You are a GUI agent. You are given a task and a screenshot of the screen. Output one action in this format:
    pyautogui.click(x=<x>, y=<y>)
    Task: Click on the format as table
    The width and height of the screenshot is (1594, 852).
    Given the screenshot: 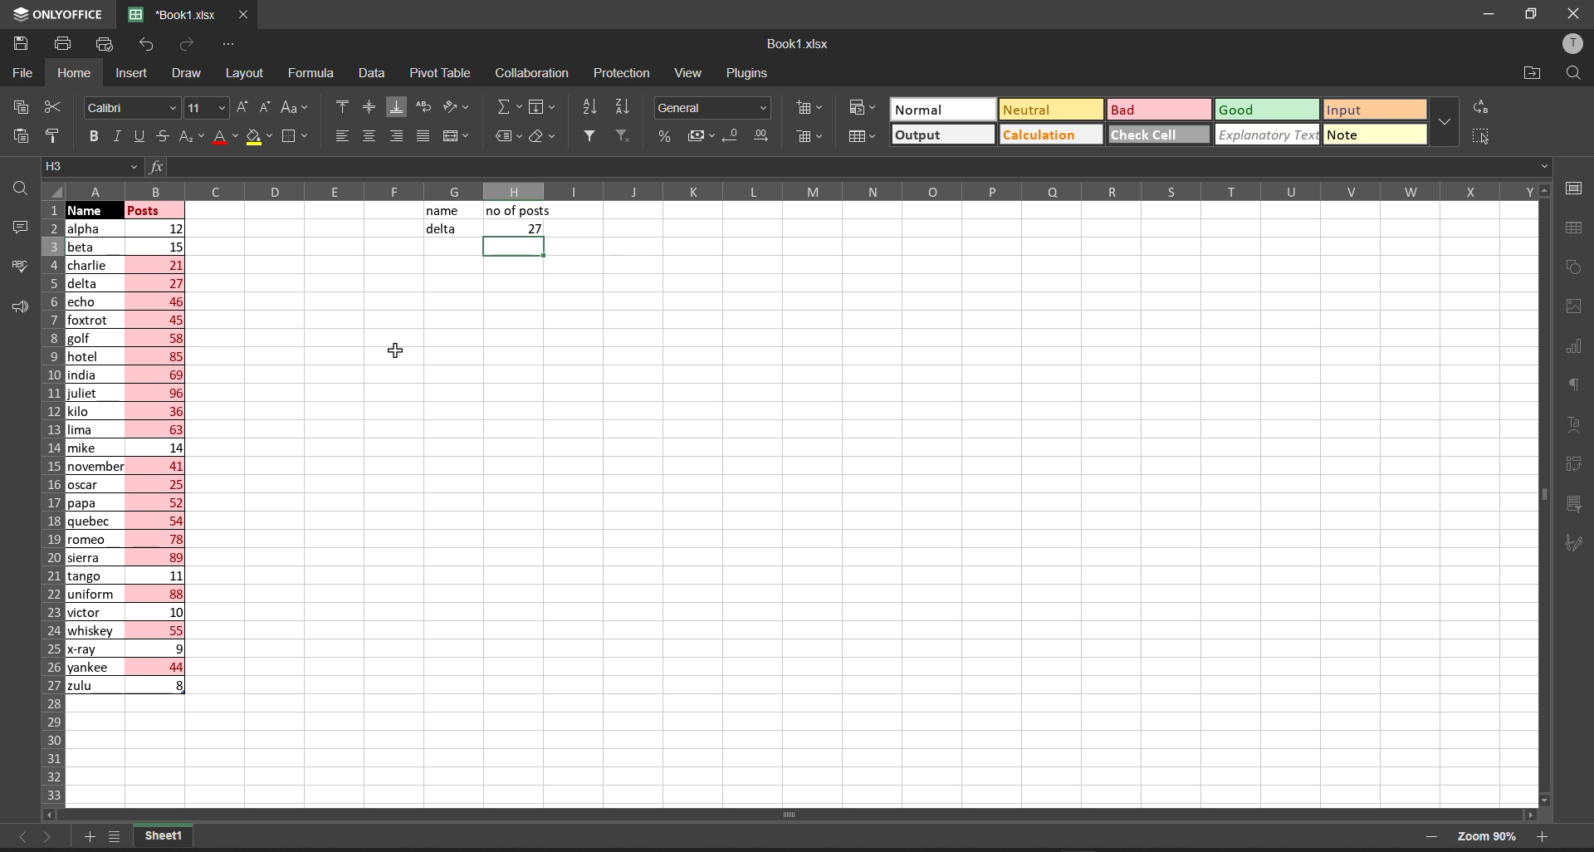 What is the action you would take?
    pyautogui.click(x=861, y=136)
    